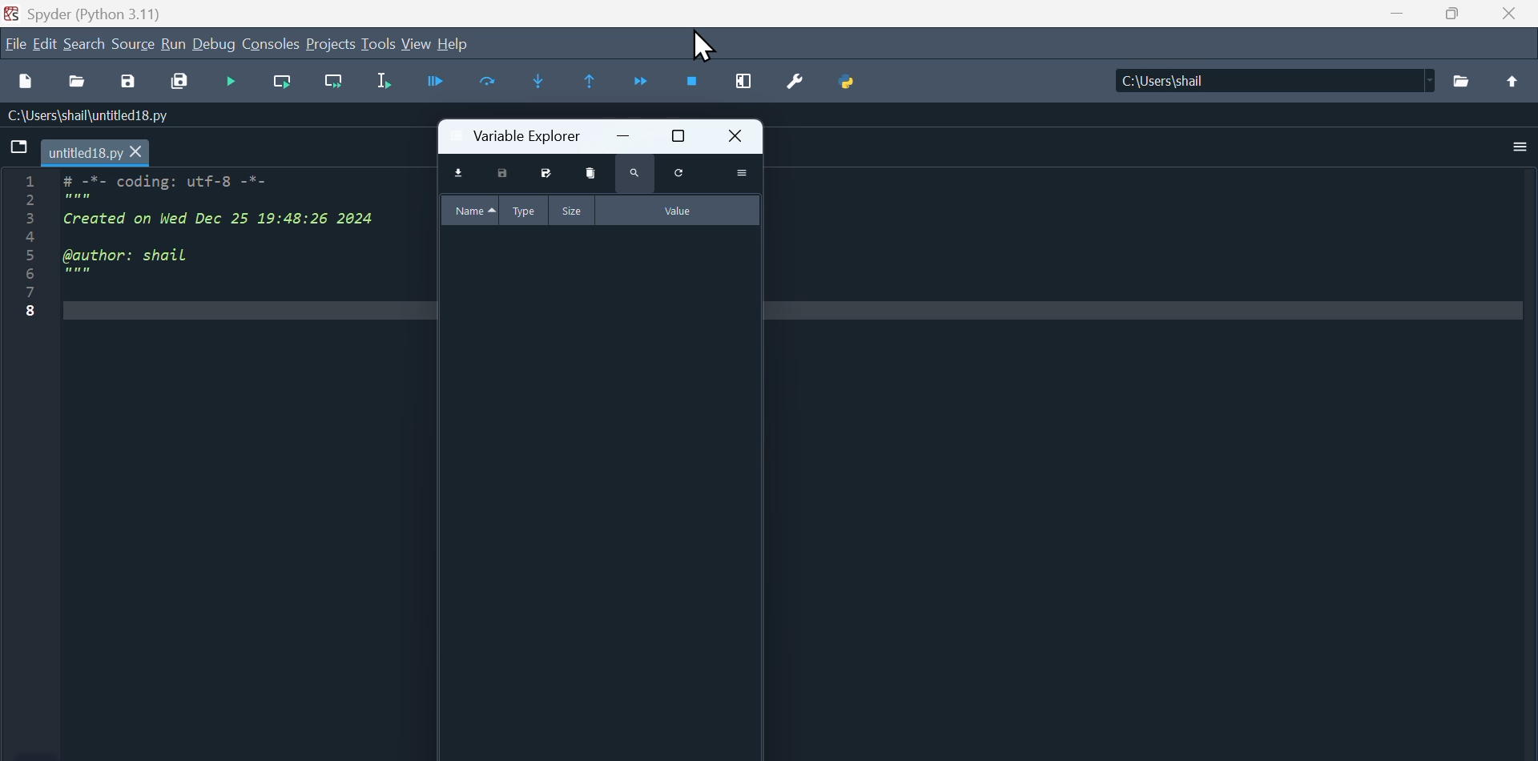 Image resolution: width=1538 pixels, height=761 pixels. What do you see at coordinates (1272, 80) in the screenshot?
I see `Folder: C:\Users\shail` at bounding box center [1272, 80].